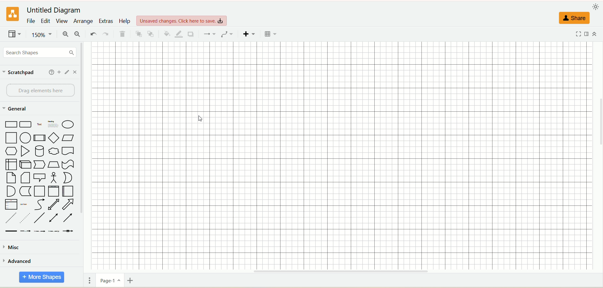 This screenshot has width=603, height=288. I want to click on list items, so click(24, 204).